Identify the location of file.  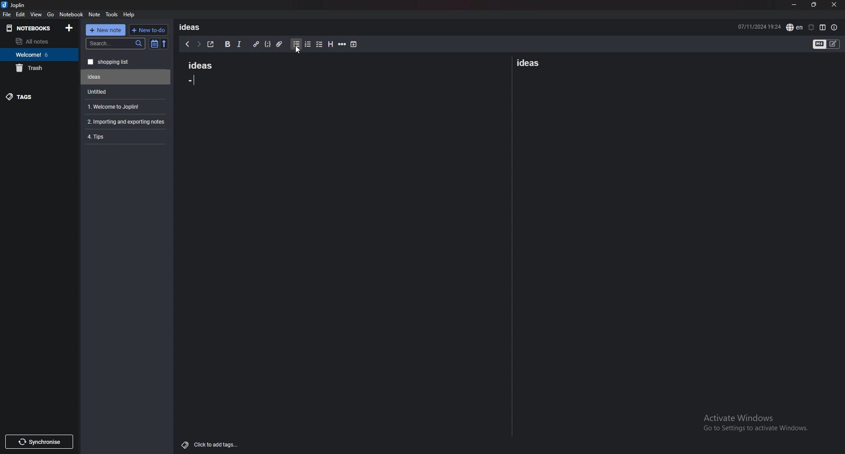
(7, 14).